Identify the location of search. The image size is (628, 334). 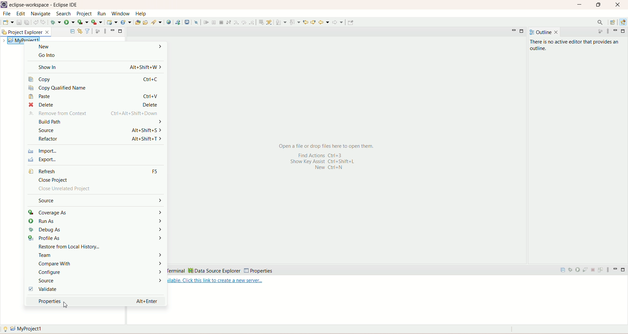
(63, 14).